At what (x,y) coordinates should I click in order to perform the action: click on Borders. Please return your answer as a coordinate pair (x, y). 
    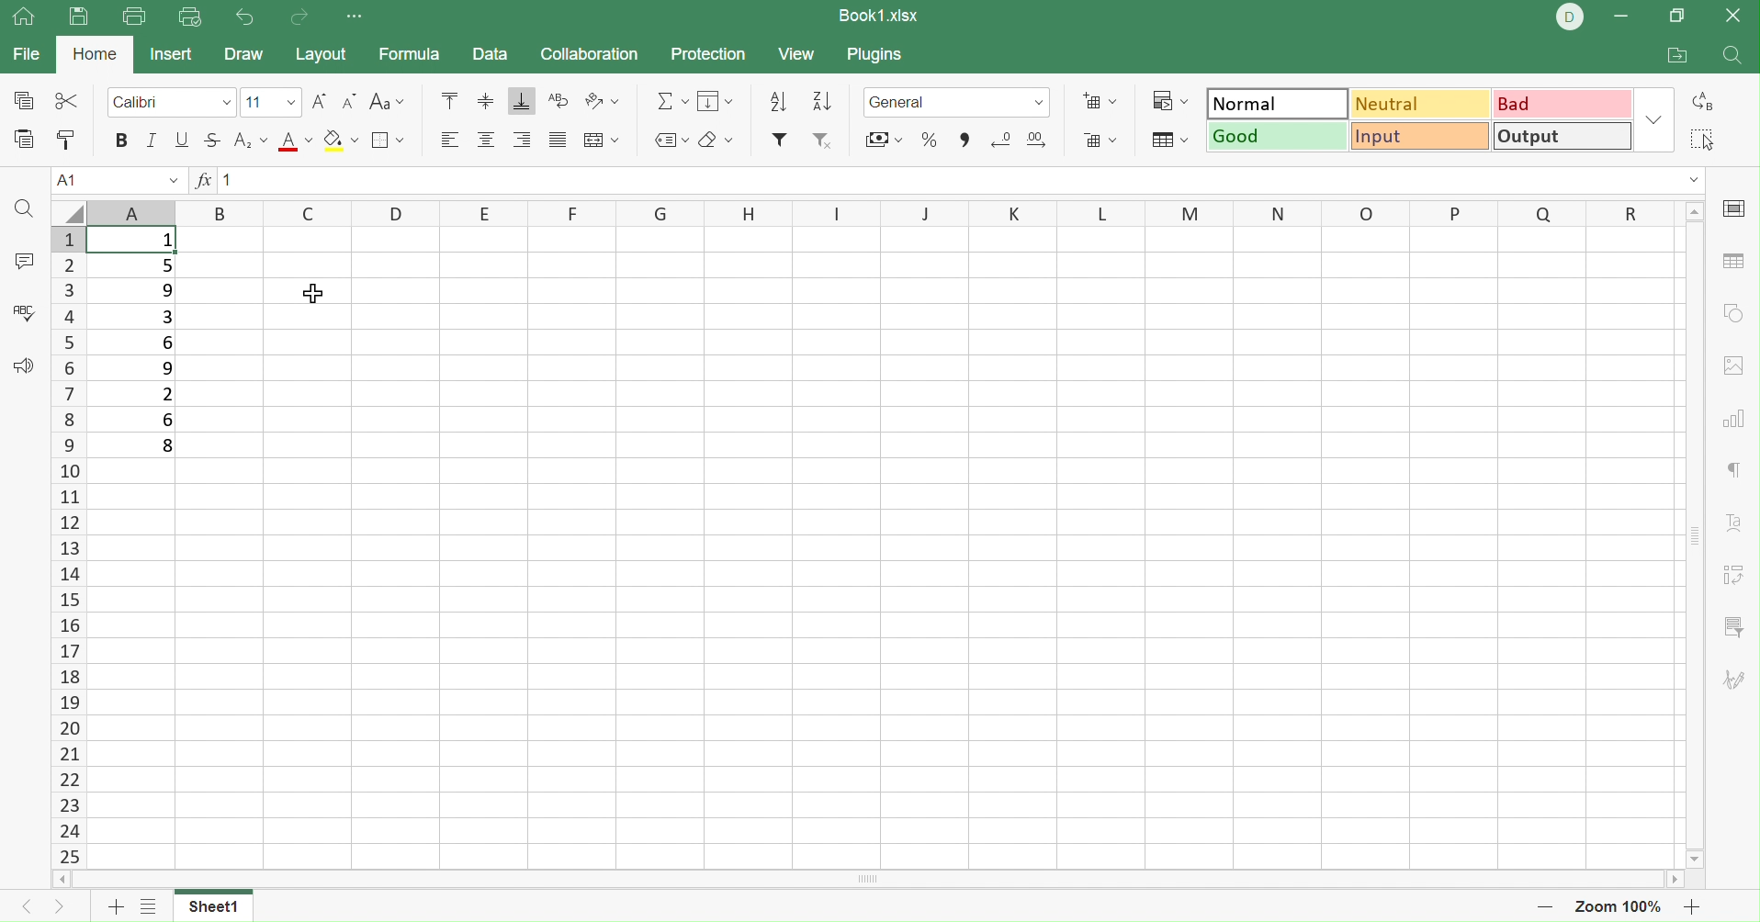
    Looking at the image, I should click on (386, 141).